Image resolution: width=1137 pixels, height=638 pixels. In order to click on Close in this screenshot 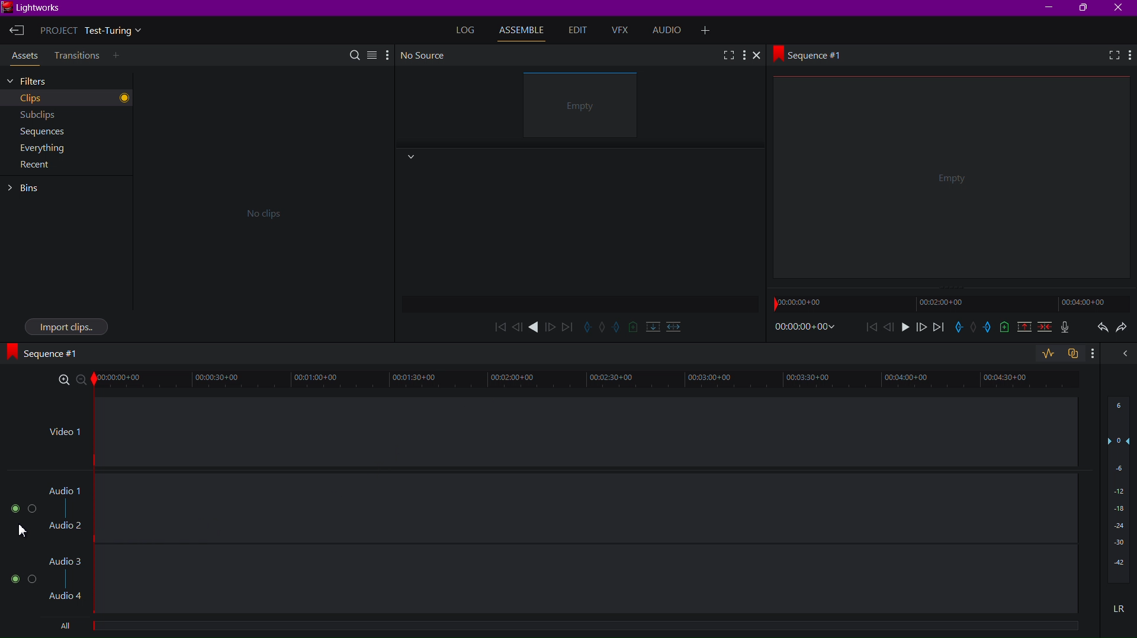, I will do `click(761, 56)`.